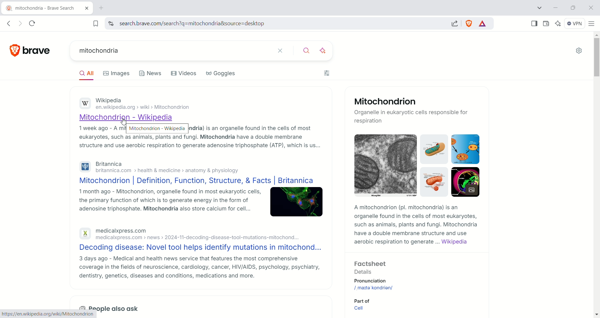  I want to click on cursor, so click(124, 122).